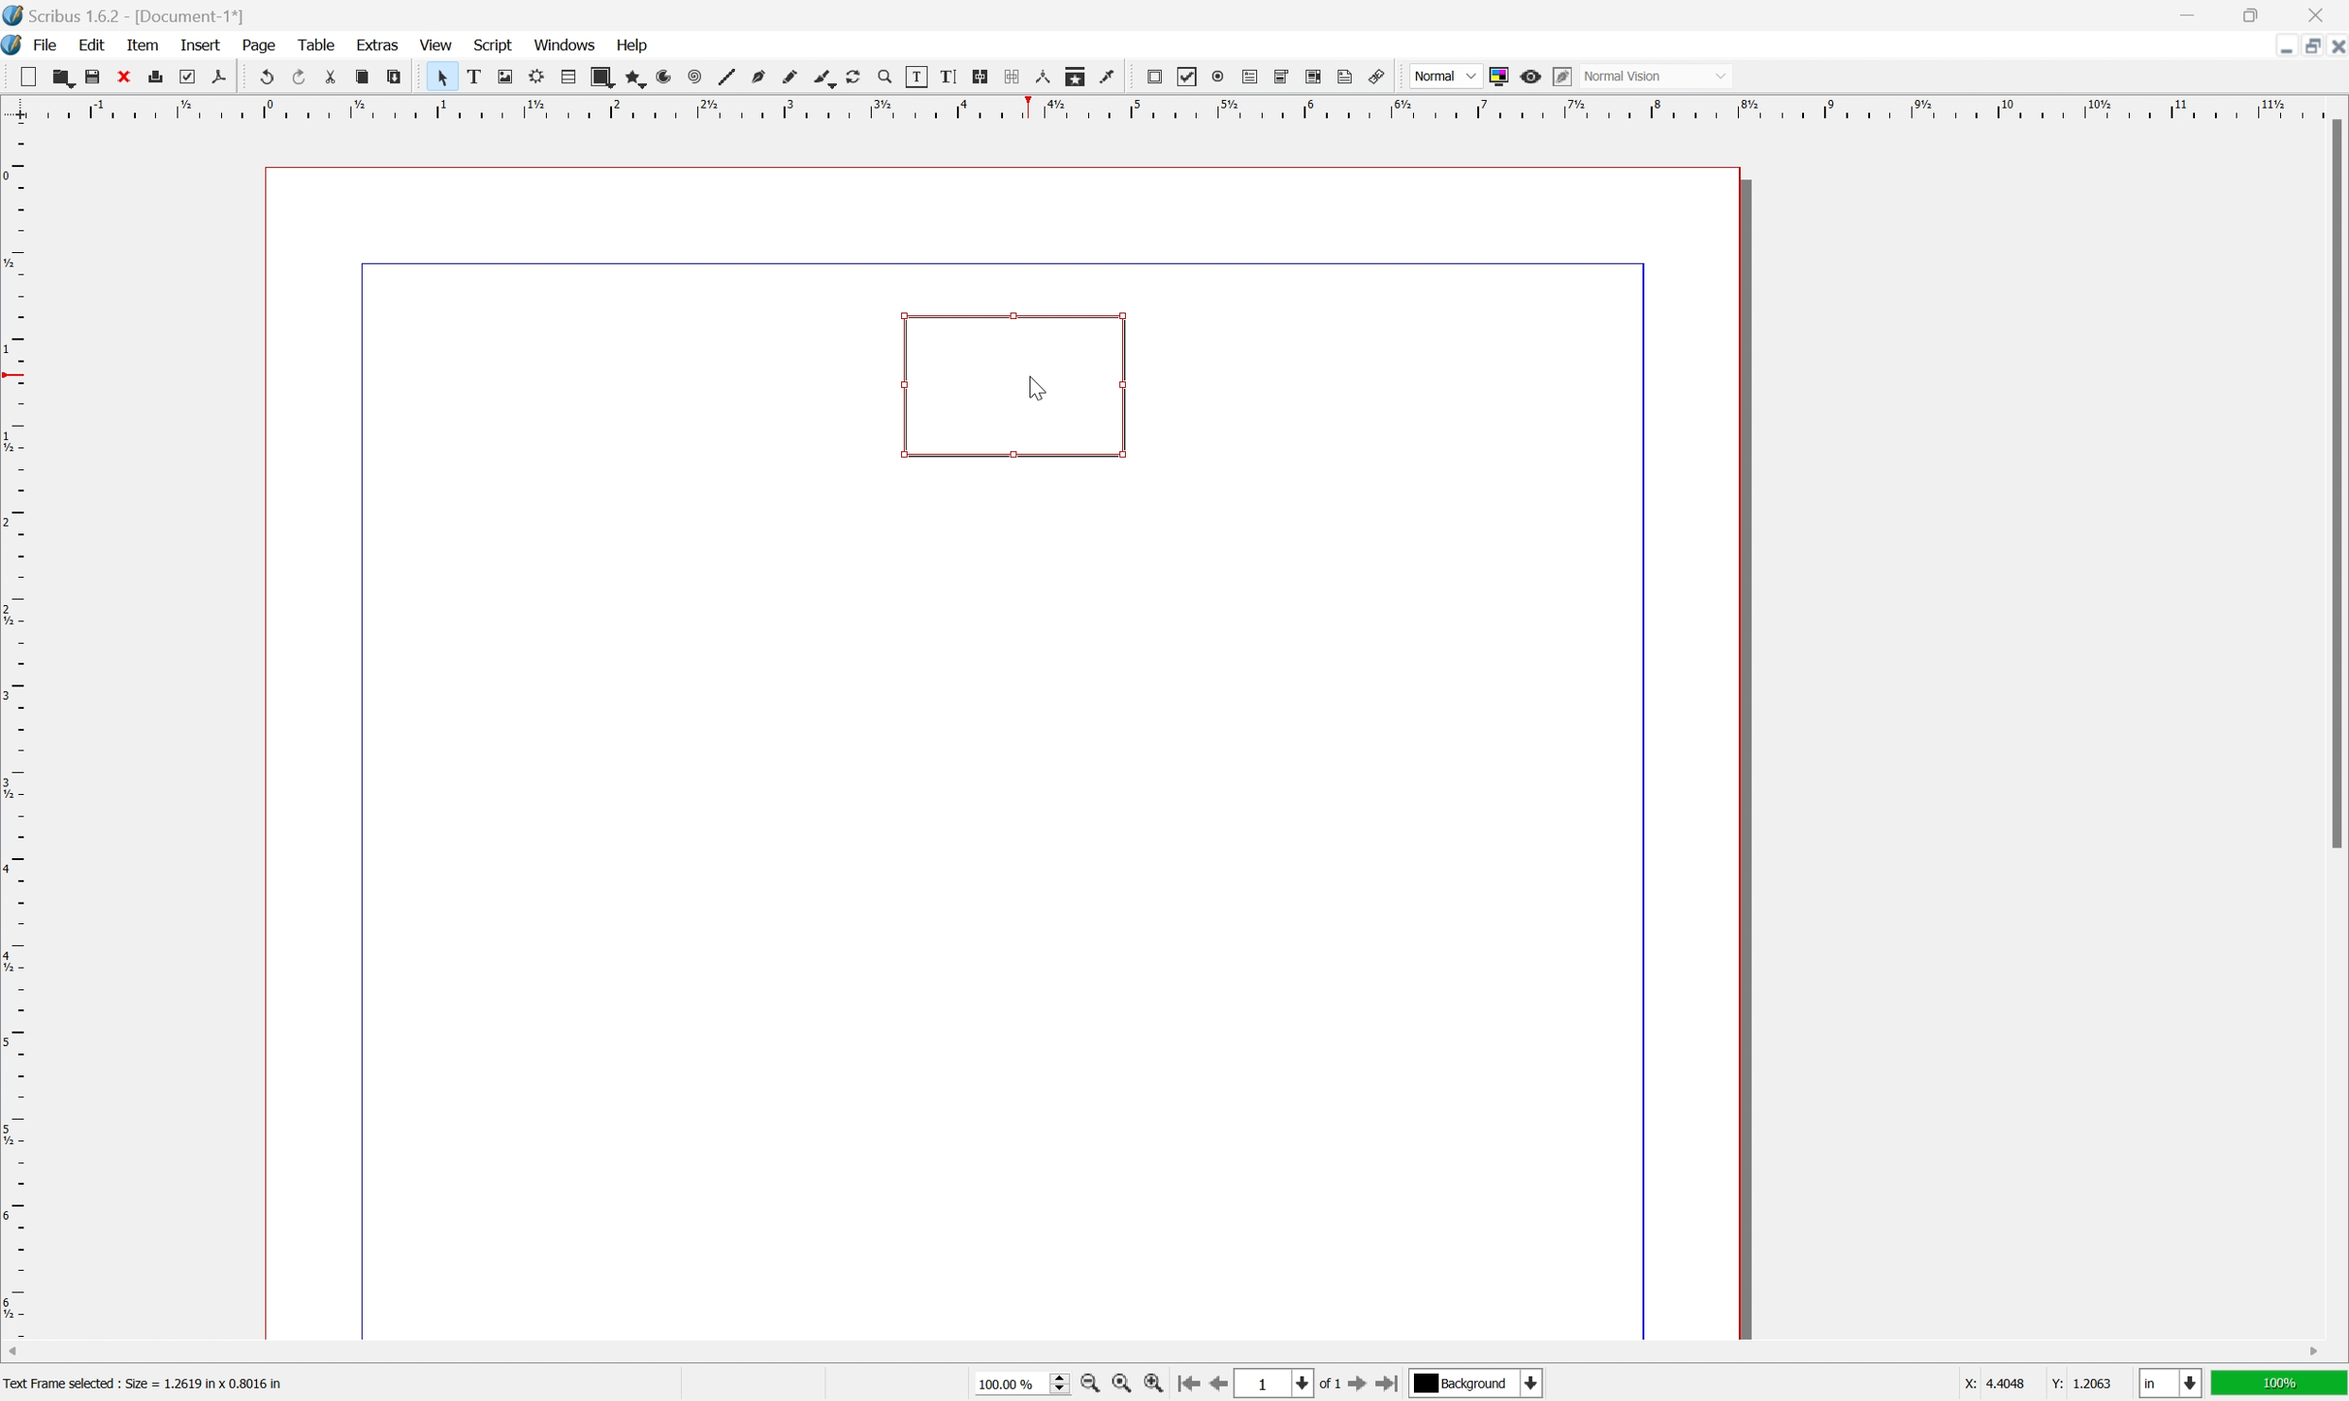 The height and width of the screenshot is (1401, 2349). Describe the element at coordinates (1155, 76) in the screenshot. I see `pdf push button` at that location.